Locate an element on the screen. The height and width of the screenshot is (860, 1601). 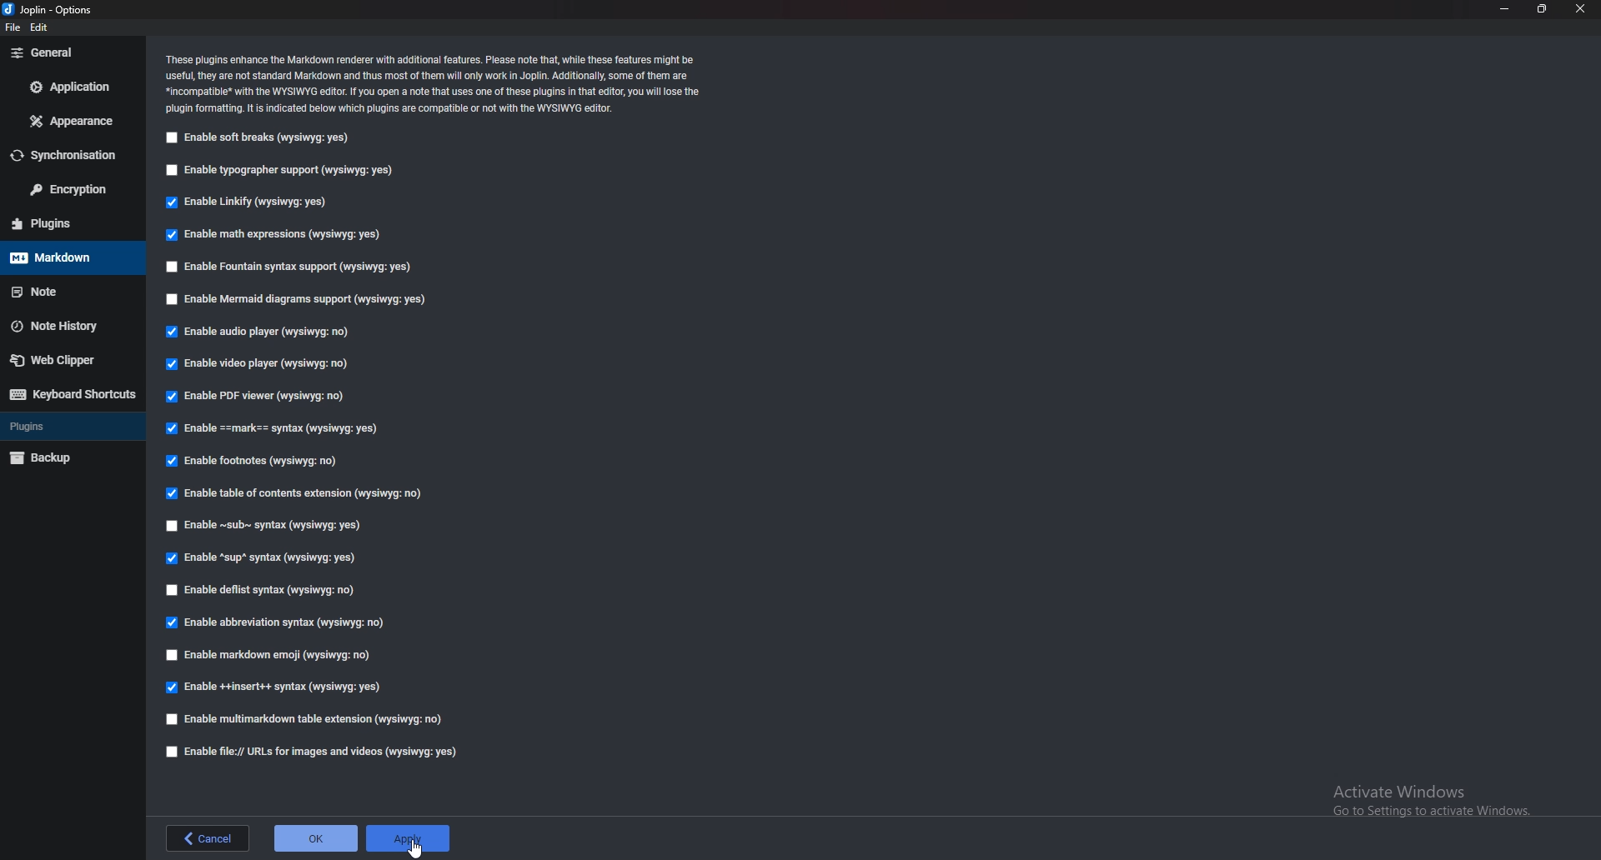
enable soft breaks is located at coordinates (263, 137).